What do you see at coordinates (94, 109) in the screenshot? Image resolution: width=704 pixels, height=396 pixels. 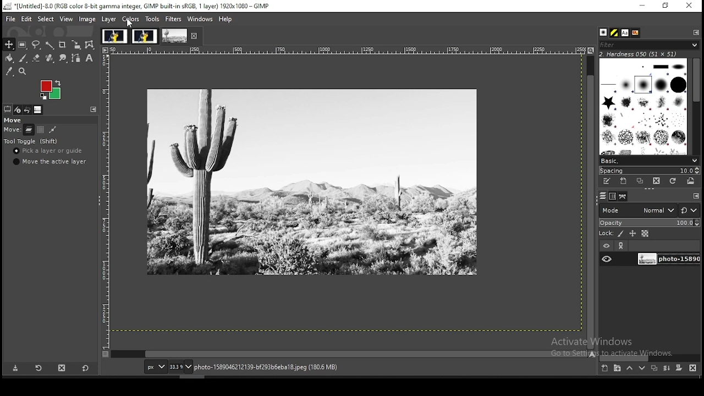 I see `configure this panel` at bounding box center [94, 109].